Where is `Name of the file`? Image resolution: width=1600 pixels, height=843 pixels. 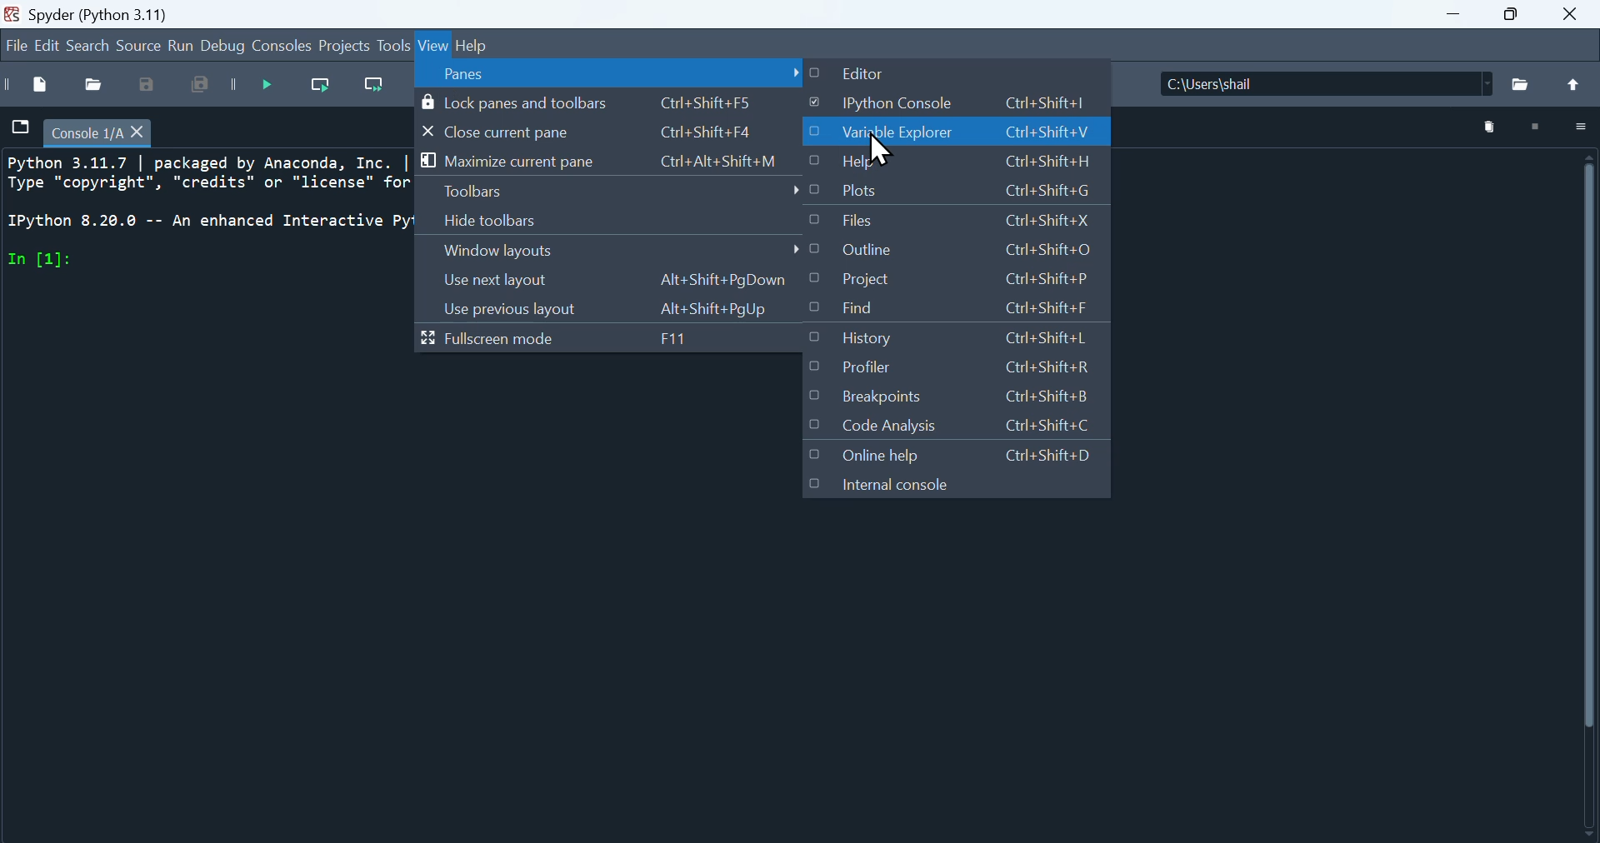 Name of the file is located at coordinates (1380, 82).